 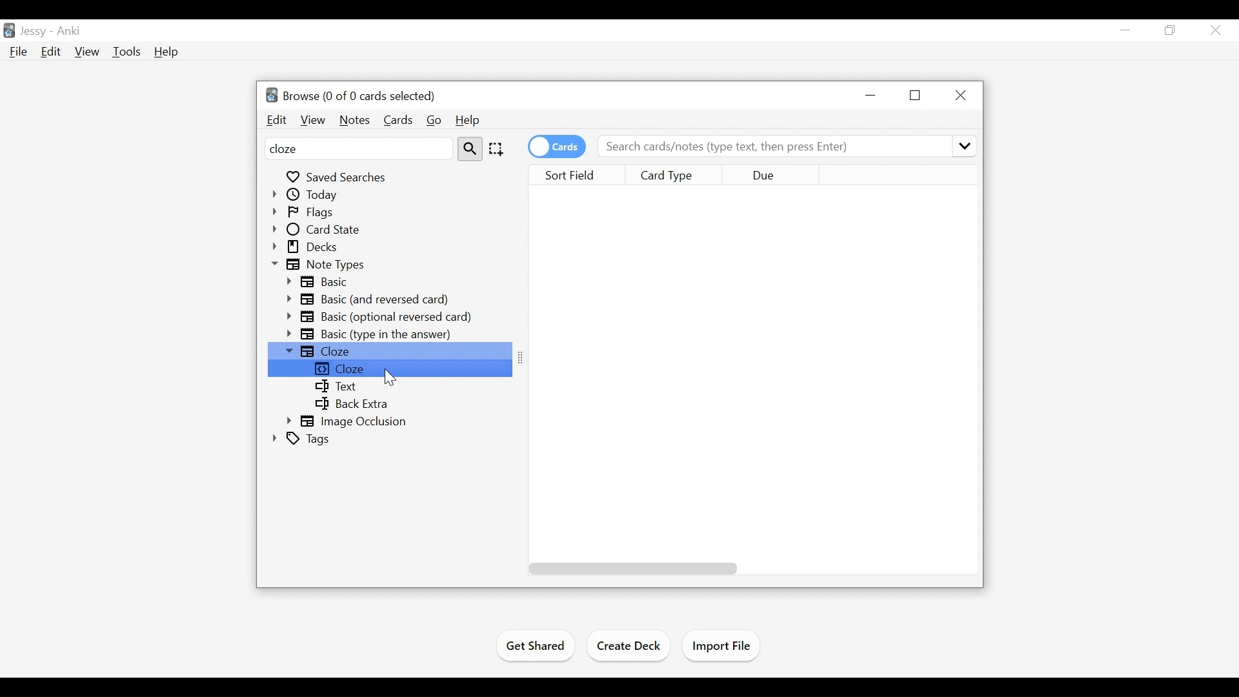 I want to click on Help, so click(x=468, y=119).